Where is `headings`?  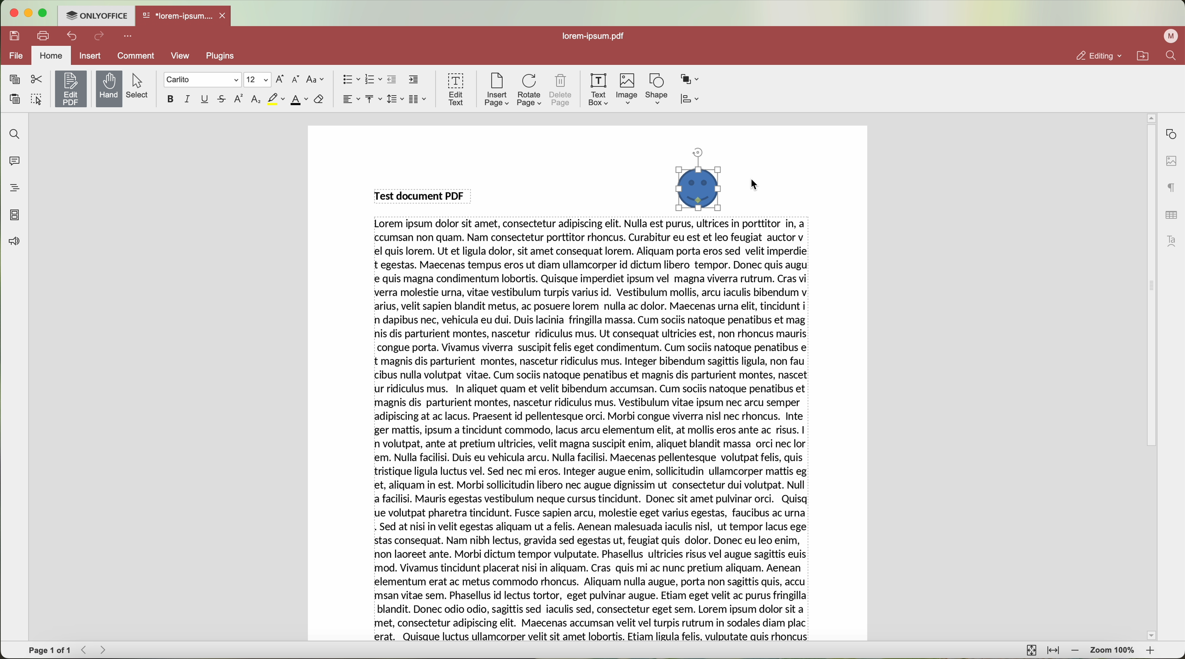
headings is located at coordinates (14, 188).